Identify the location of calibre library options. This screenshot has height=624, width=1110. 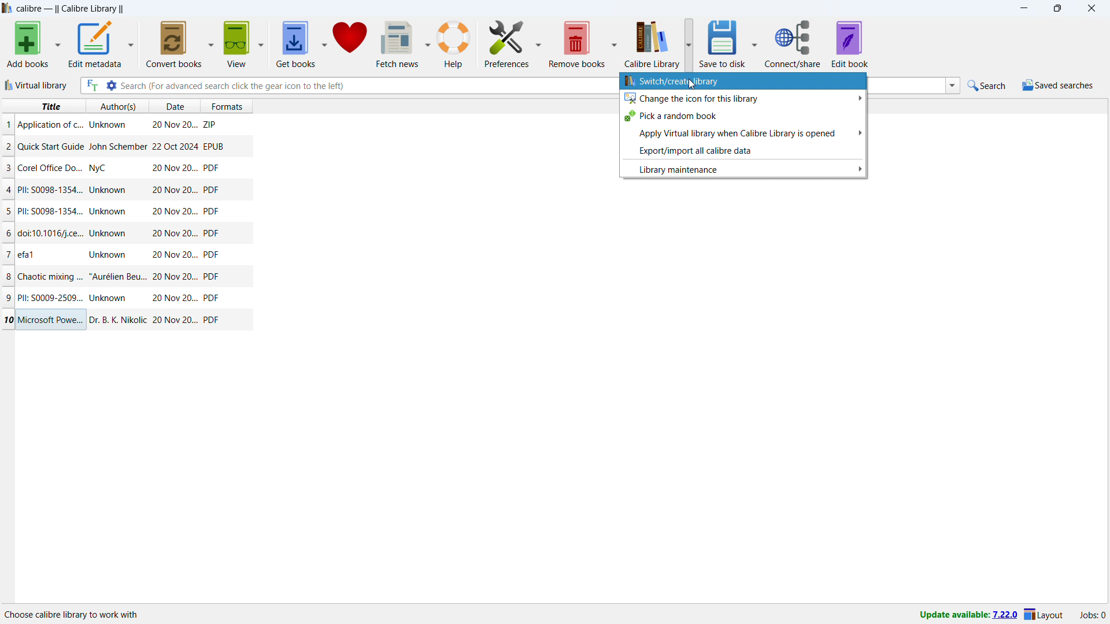
(689, 45).